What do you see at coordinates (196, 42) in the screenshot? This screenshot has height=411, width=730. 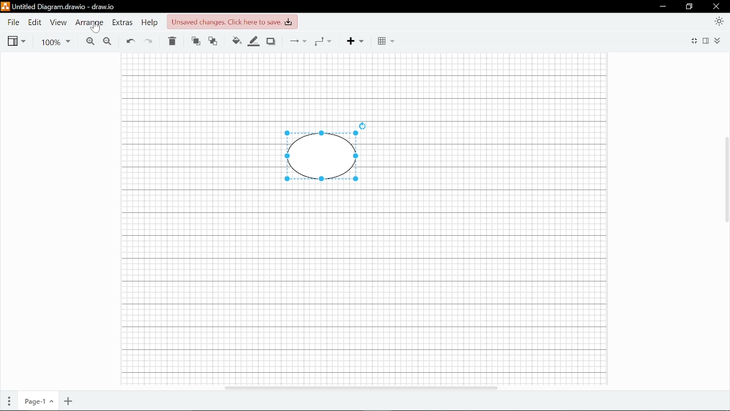 I see `To front` at bounding box center [196, 42].